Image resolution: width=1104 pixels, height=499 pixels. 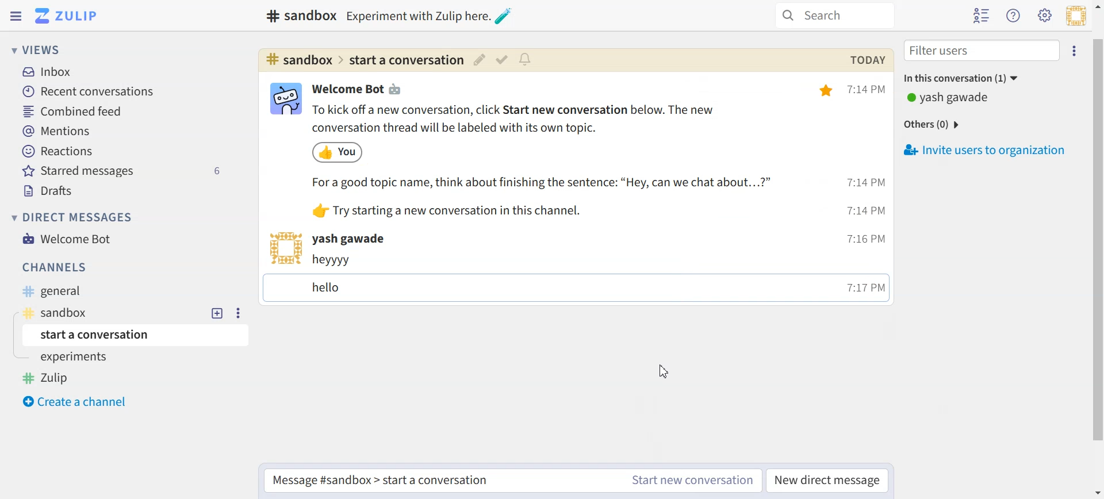 I want to click on Configure topic notification, so click(x=527, y=59).